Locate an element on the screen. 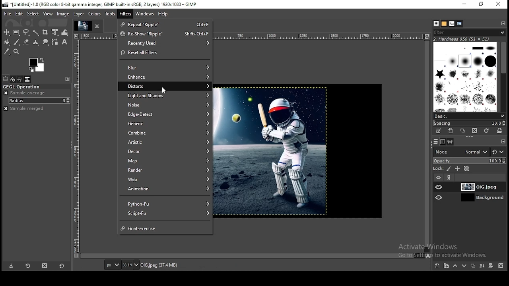 The width and height of the screenshot is (509, 286). merge this layer is located at coordinates (482, 266).